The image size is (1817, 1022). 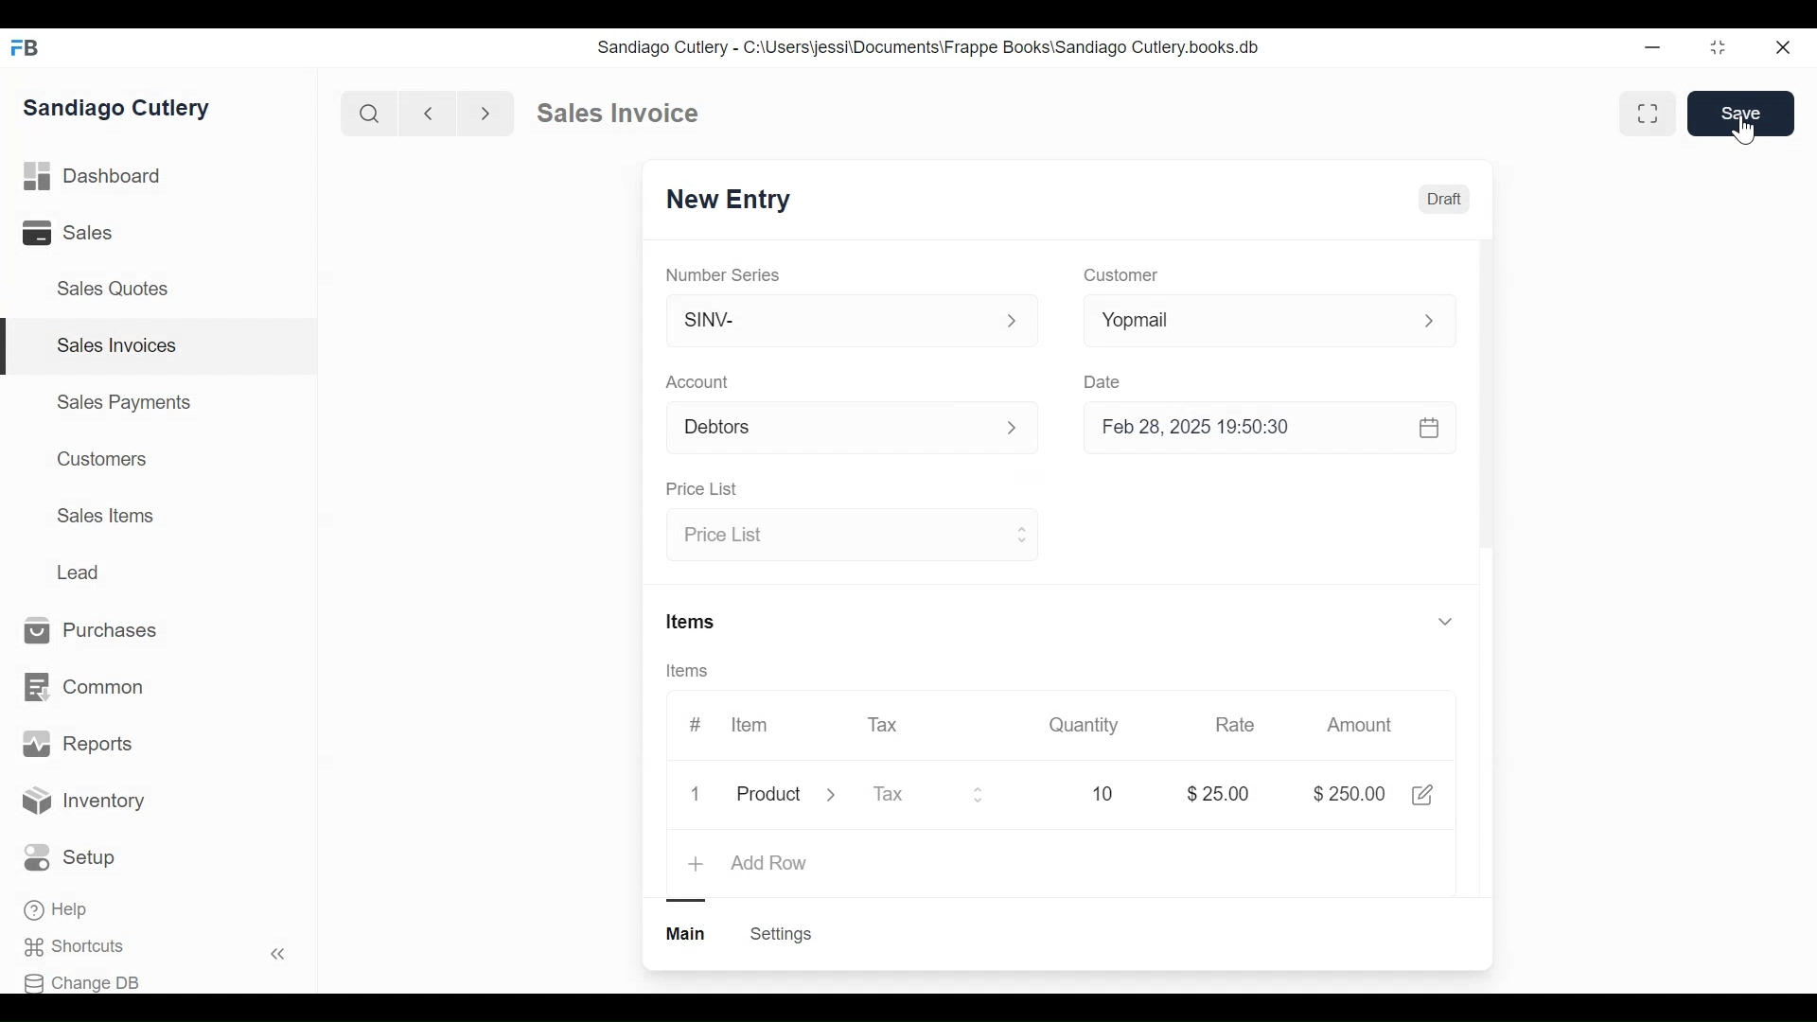 What do you see at coordinates (26, 47) in the screenshot?
I see `FB logo` at bounding box center [26, 47].